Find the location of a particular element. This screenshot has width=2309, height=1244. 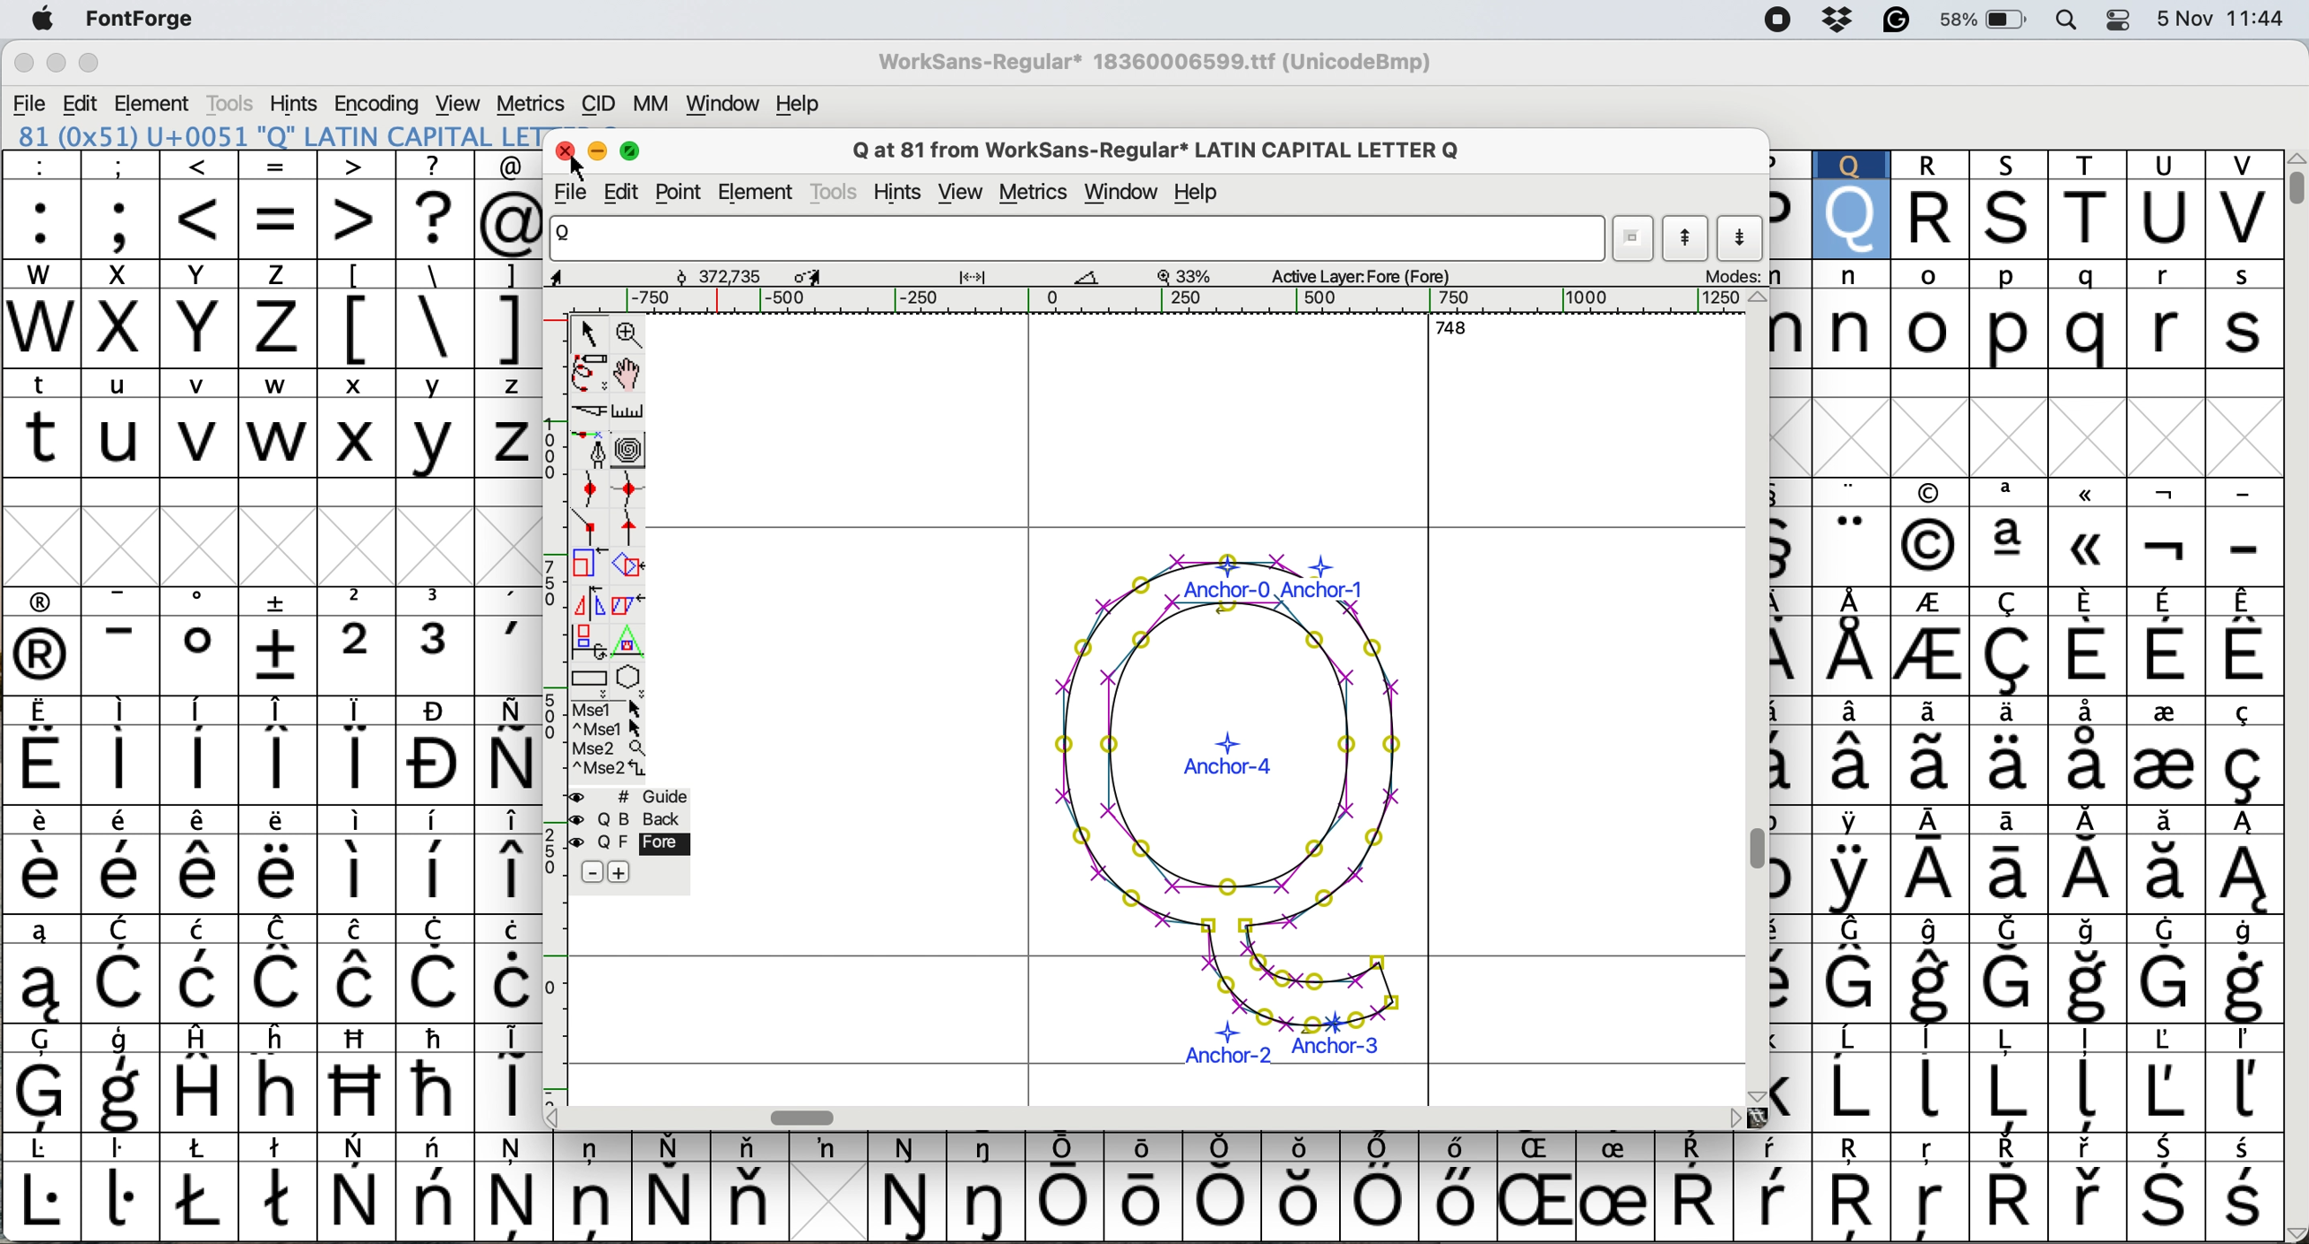

text is located at coordinates (1142, 1151).